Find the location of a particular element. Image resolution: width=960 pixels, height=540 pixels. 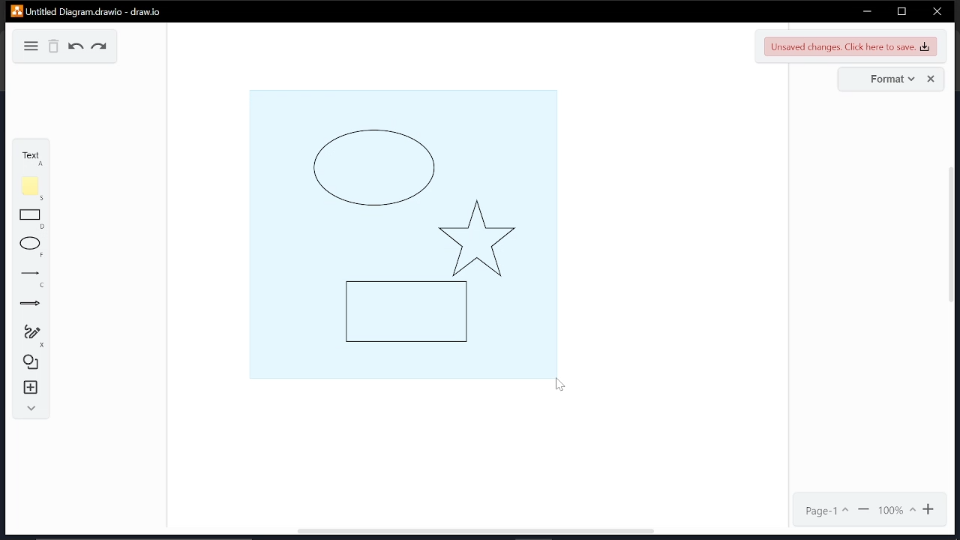

text is located at coordinates (28, 157).